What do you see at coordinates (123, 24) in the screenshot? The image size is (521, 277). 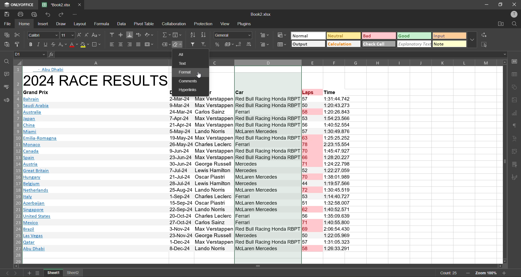 I see `data` at bounding box center [123, 24].